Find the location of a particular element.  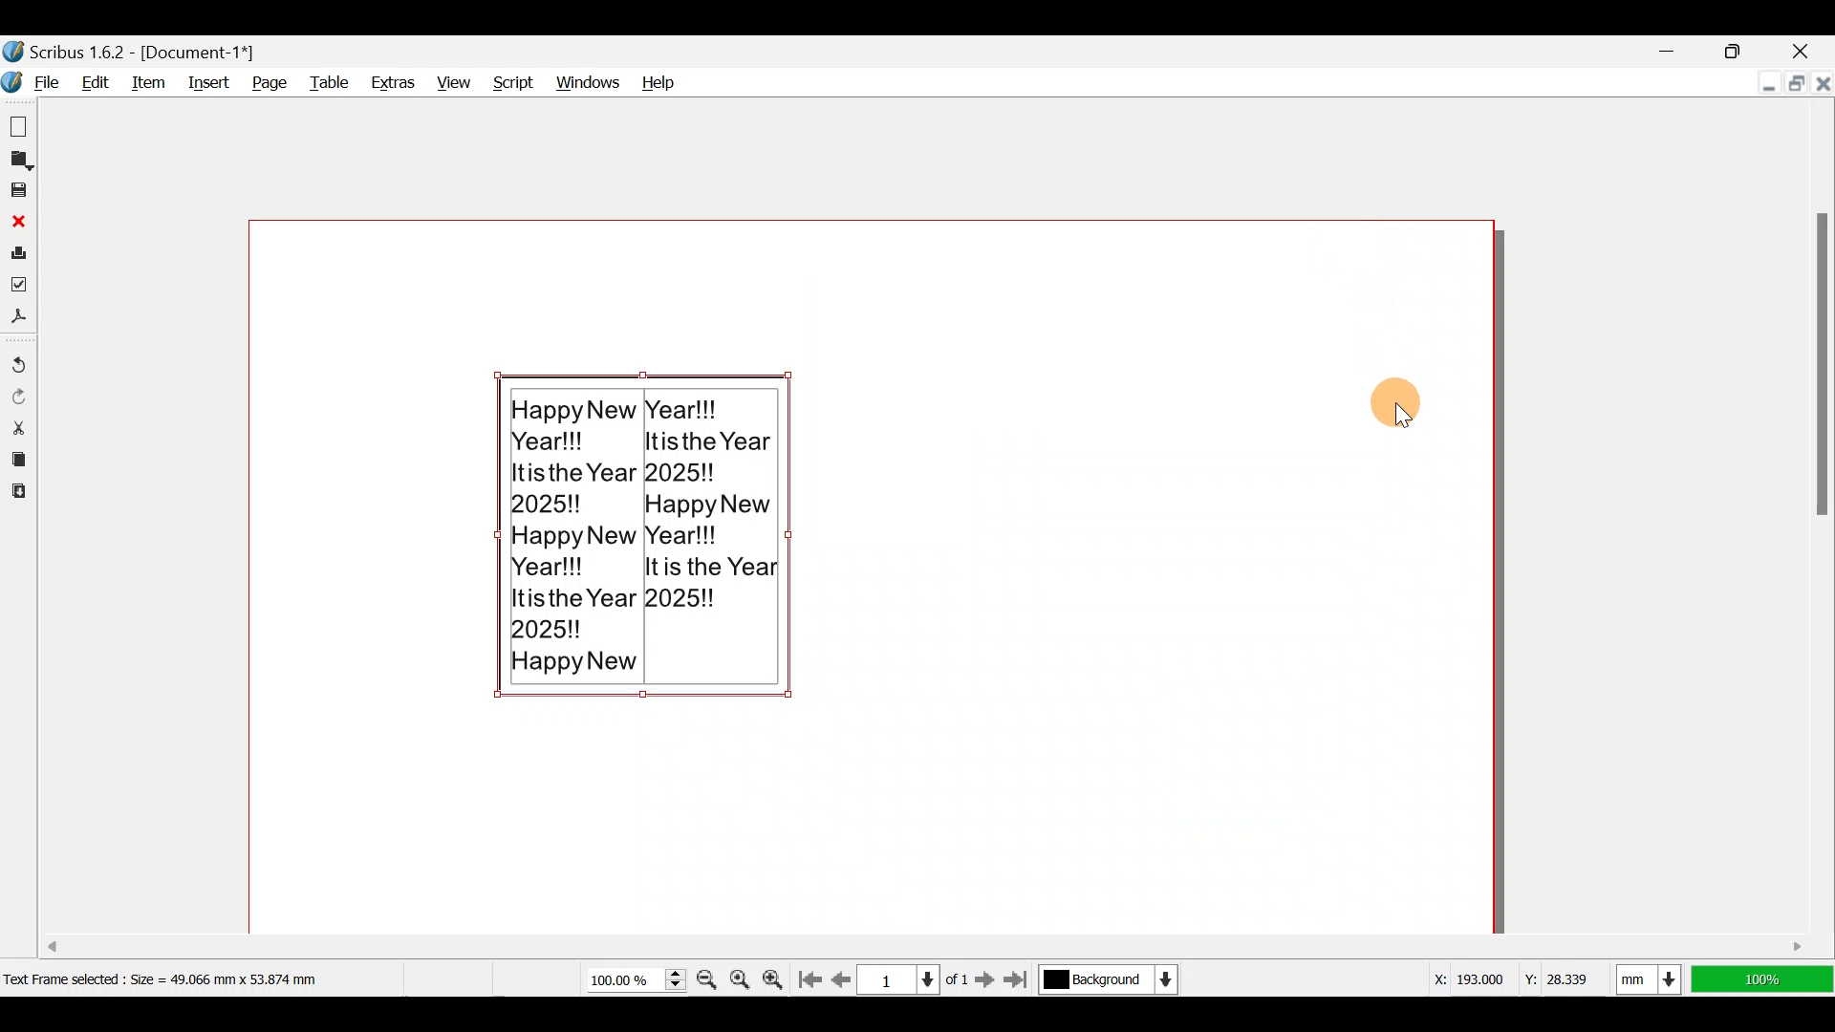

Extras is located at coordinates (395, 81).